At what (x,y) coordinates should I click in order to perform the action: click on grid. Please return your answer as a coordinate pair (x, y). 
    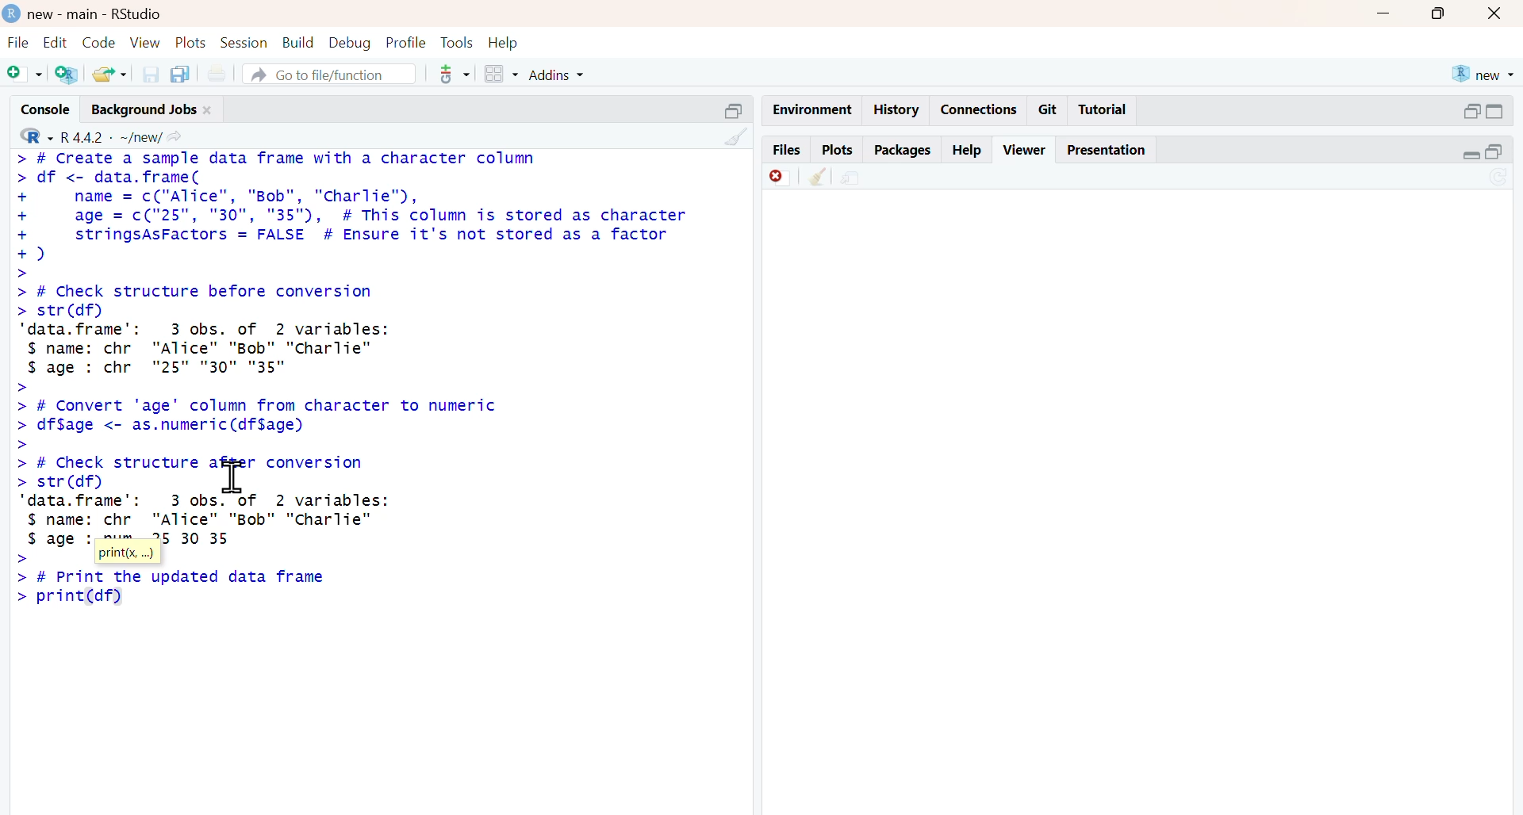
    Looking at the image, I should click on (503, 74).